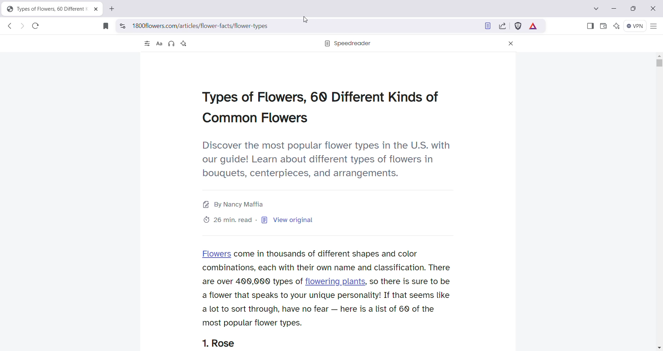 This screenshot has width=663, height=351. What do you see at coordinates (302, 26) in the screenshot?
I see `Search Brave or type a URL` at bounding box center [302, 26].